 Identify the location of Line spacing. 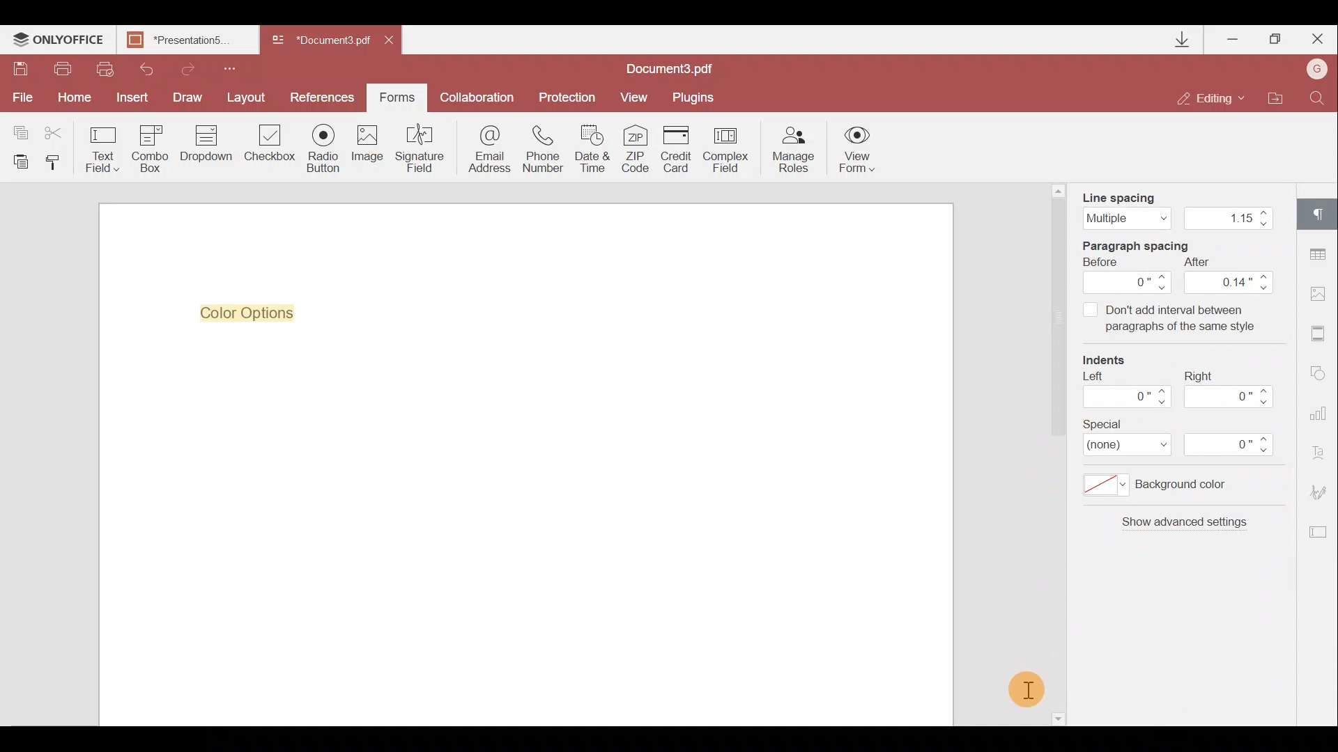
(1183, 210).